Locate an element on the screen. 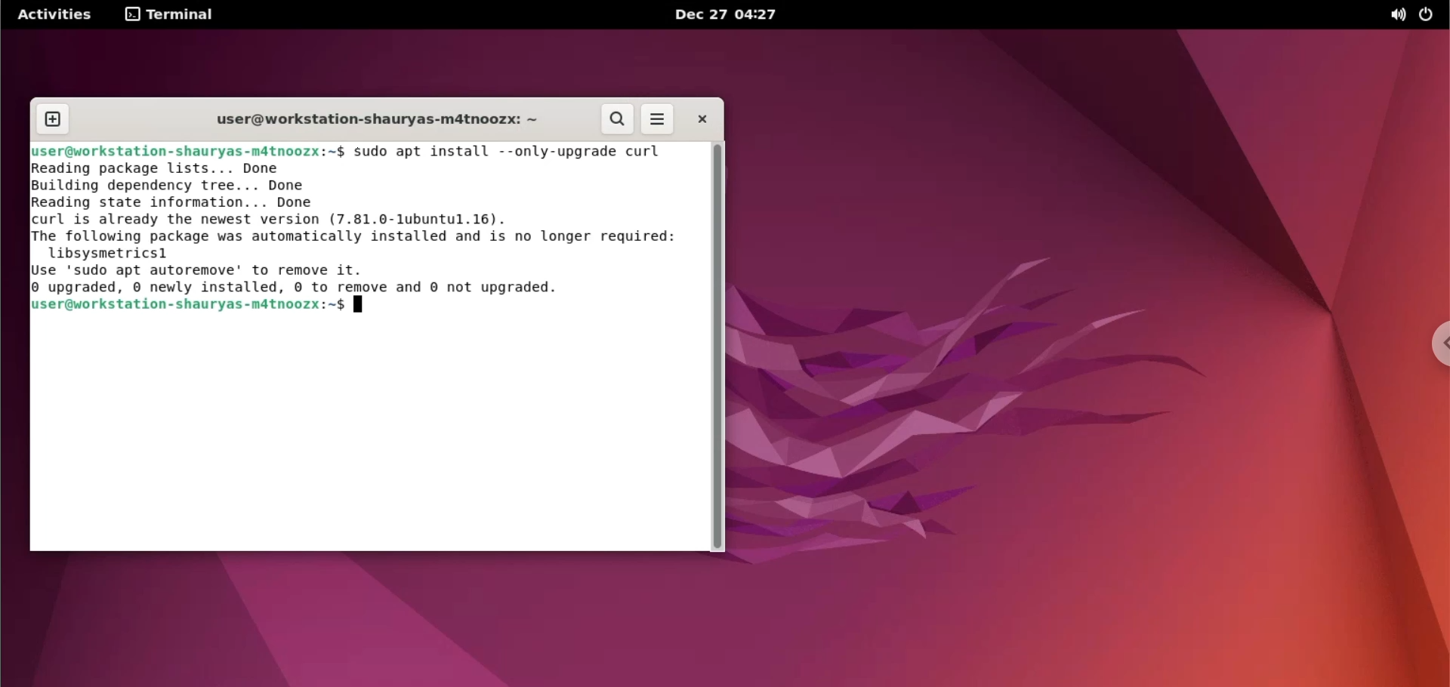 The width and height of the screenshot is (1450, 687). user@workstation-shauryas-m4tnoozx:-$ is located at coordinates (188, 307).